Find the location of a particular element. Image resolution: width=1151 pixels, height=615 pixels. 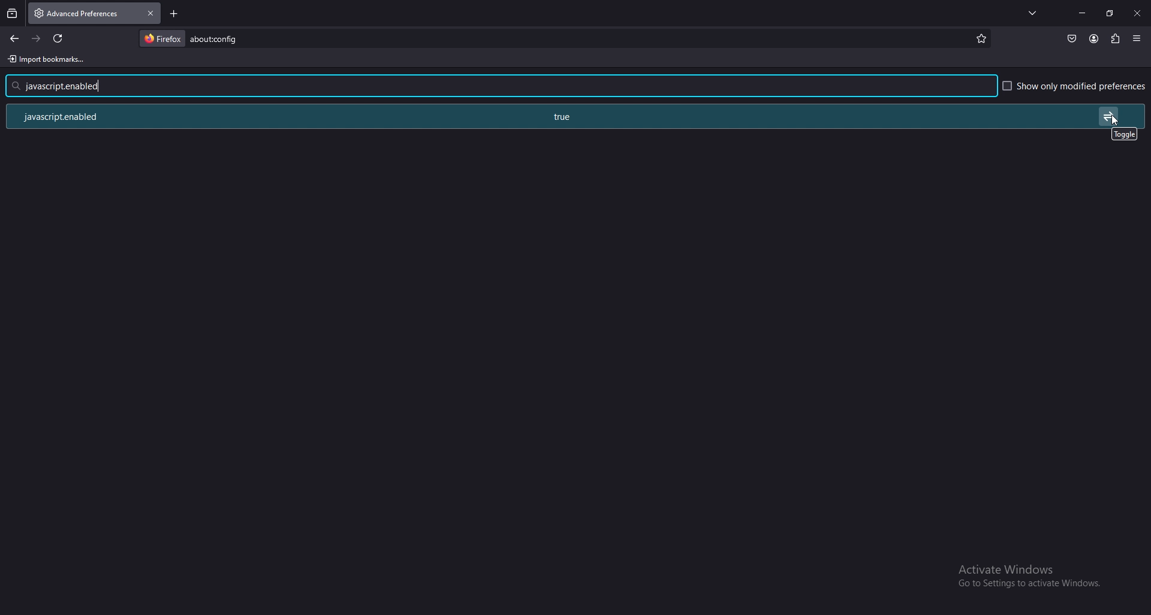

minimize is located at coordinates (1083, 13).